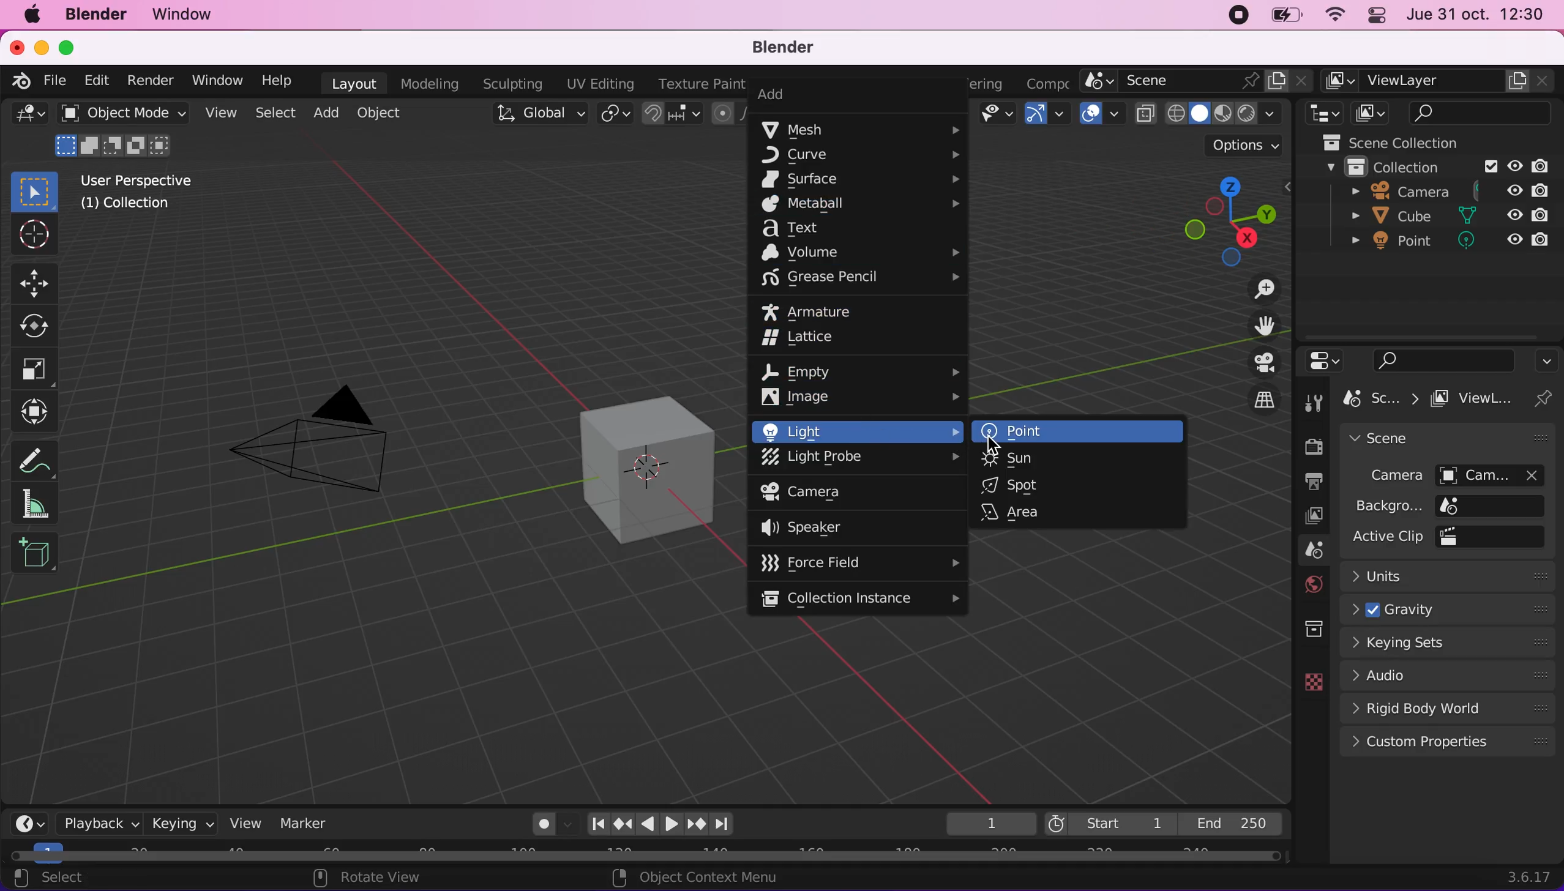 Image resolution: width=1564 pixels, height=891 pixels. I want to click on options, so click(1544, 360).